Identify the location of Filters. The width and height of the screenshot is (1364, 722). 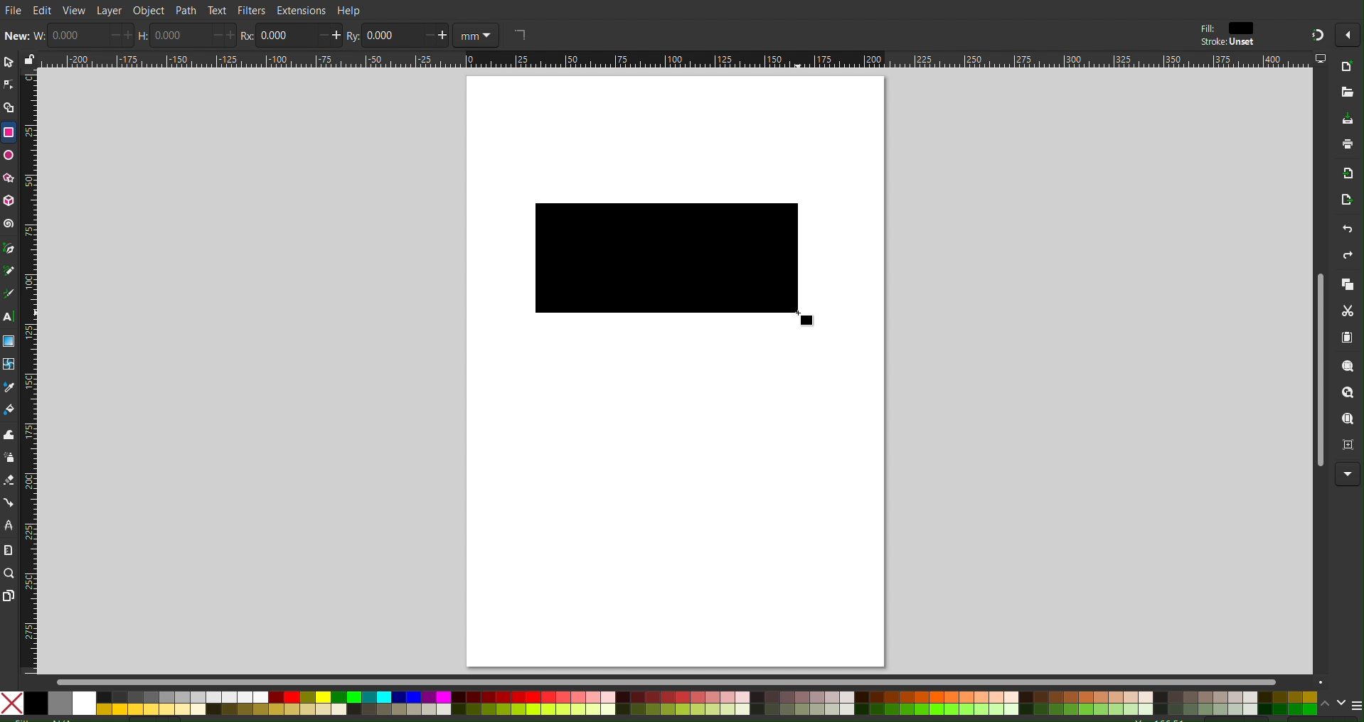
(251, 11).